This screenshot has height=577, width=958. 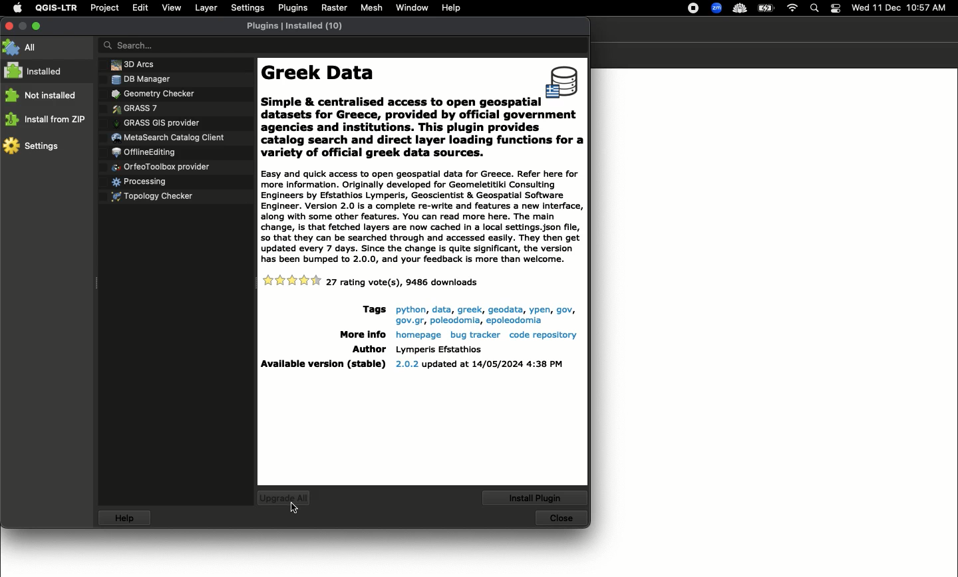 I want to click on code repository, so click(x=542, y=335).